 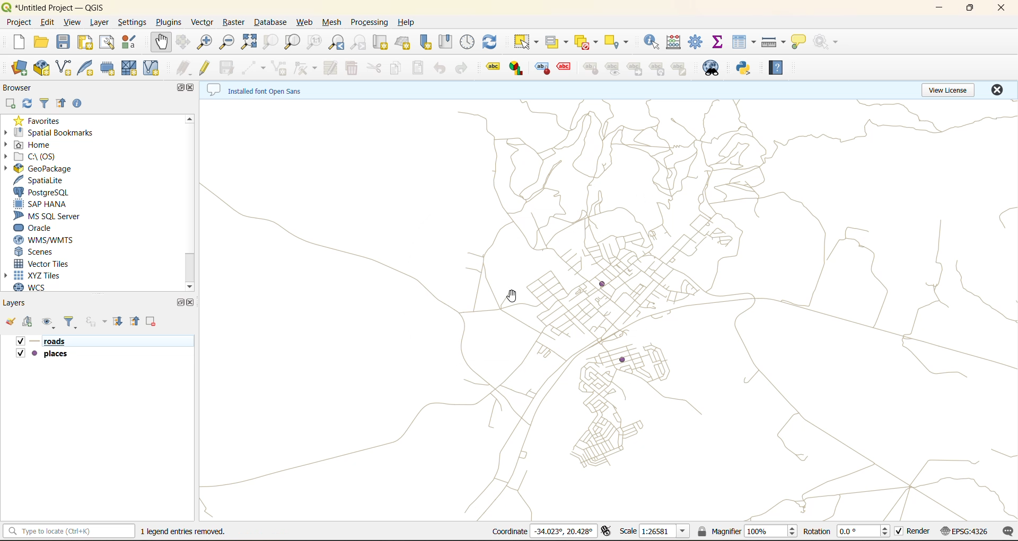 What do you see at coordinates (1006, 530) in the screenshot?
I see `log messages` at bounding box center [1006, 530].